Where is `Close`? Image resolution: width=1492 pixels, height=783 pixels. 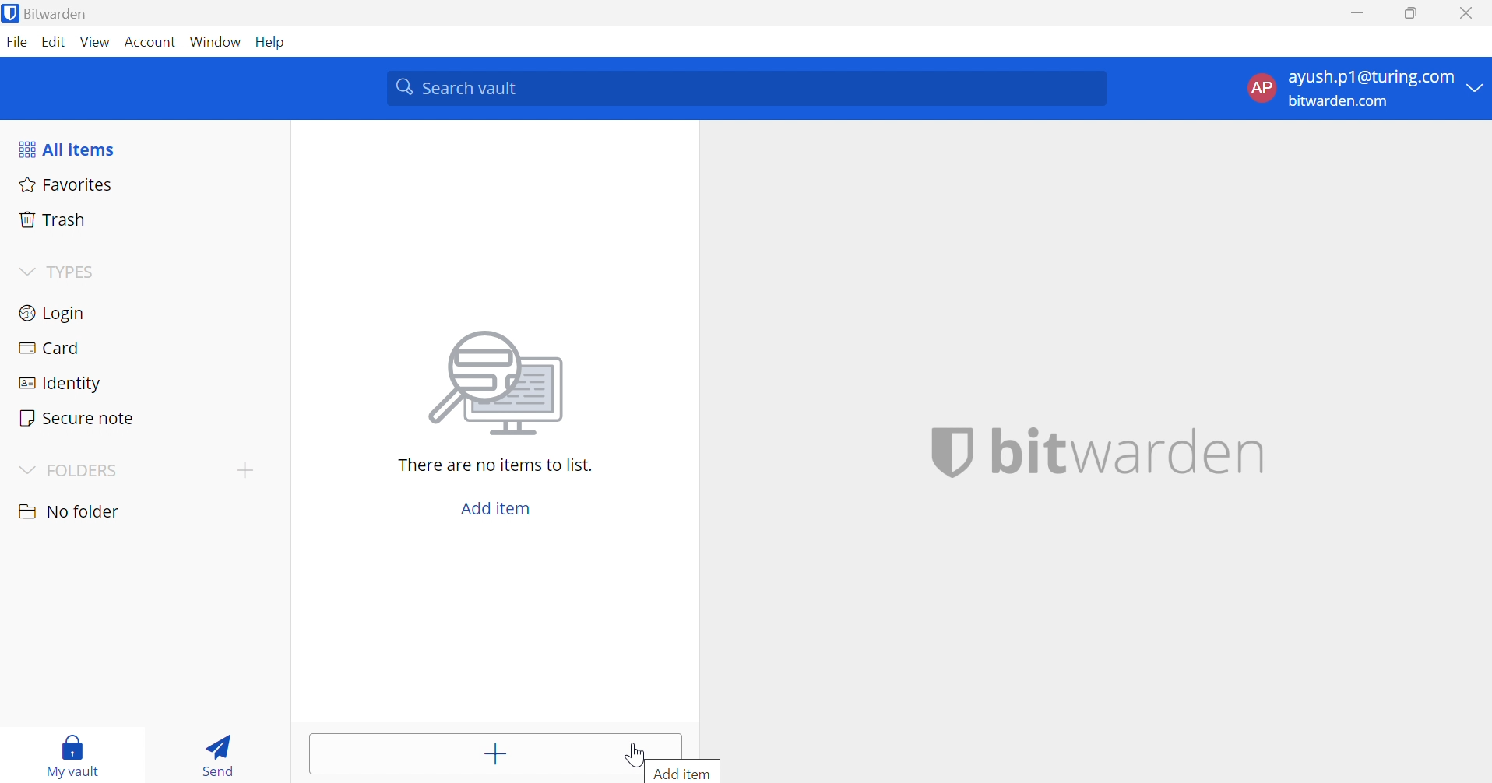
Close is located at coordinates (1465, 13).